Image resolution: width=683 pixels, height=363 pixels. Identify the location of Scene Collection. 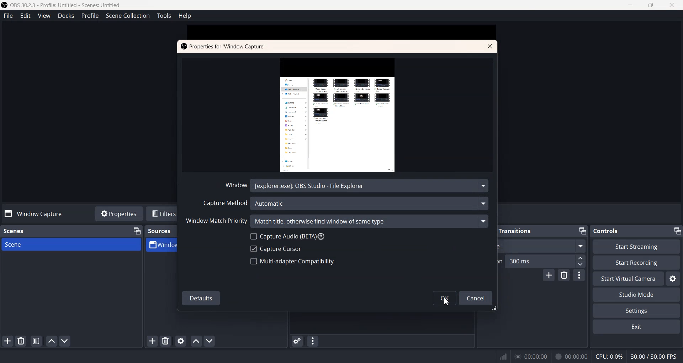
(127, 16).